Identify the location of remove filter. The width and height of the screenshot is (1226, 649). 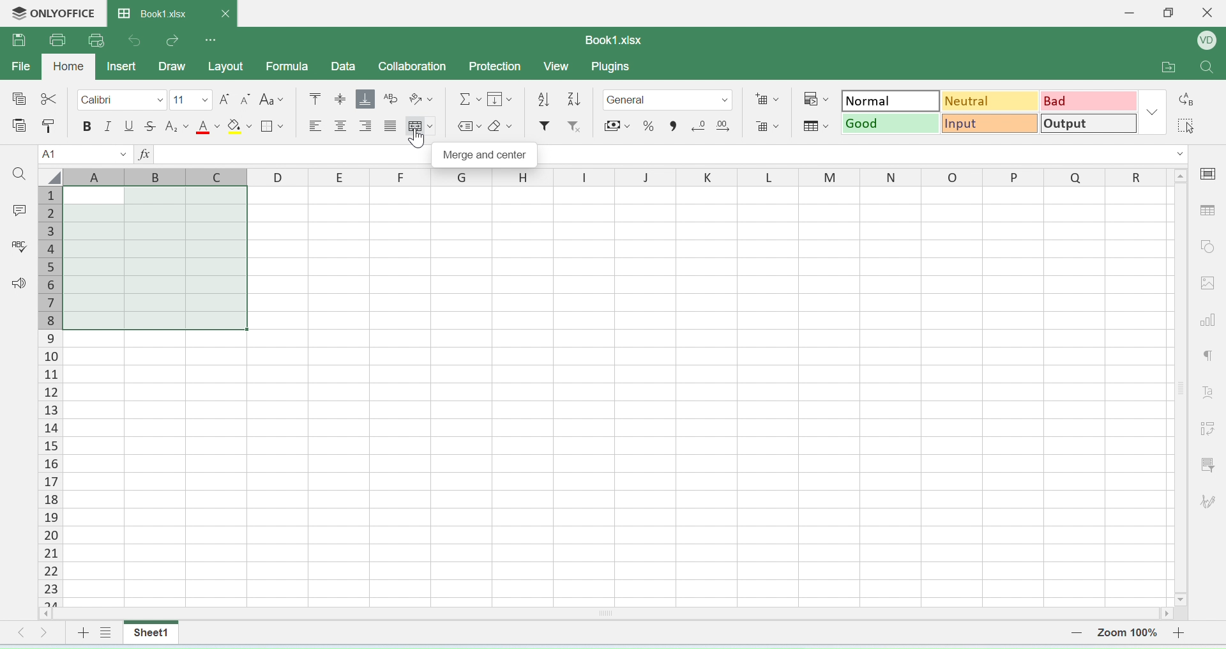
(576, 125).